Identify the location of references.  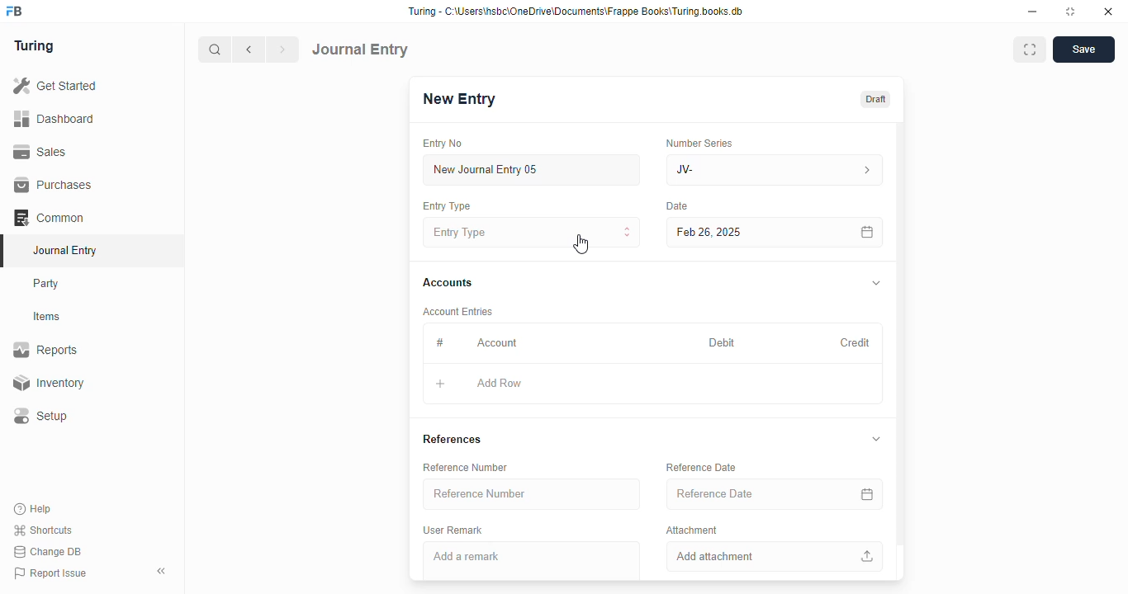
(452, 440).